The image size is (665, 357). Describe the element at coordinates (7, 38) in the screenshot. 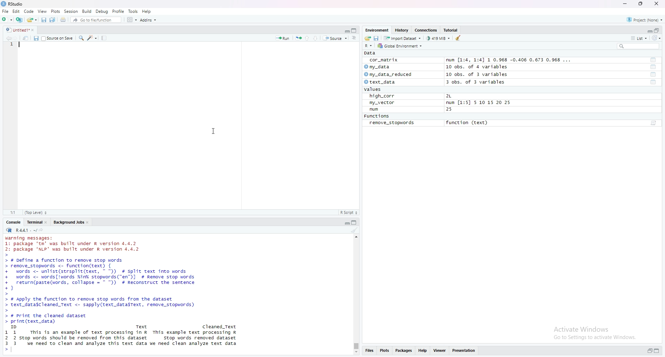

I see `Previous` at that location.